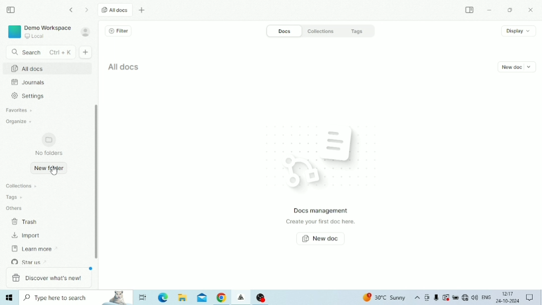 This screenshot has height=305, width=542. I want to click on Language, so click(486, 297).